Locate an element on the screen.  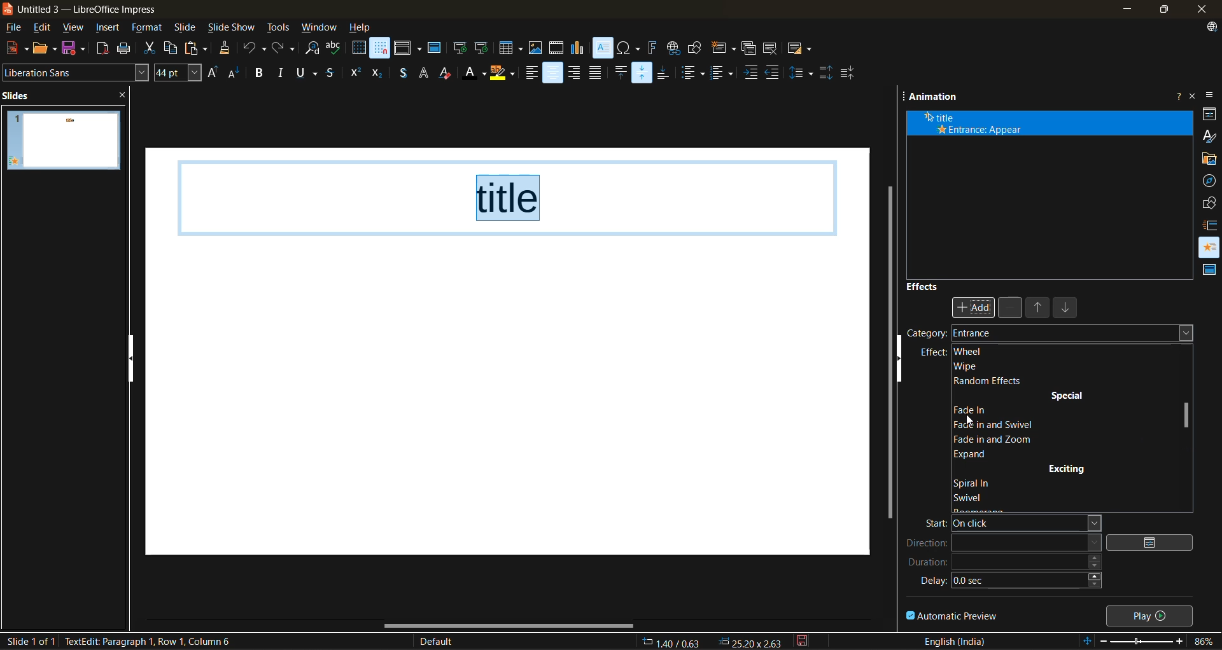
vertical scroll bar is located at coordinates (890, 347).